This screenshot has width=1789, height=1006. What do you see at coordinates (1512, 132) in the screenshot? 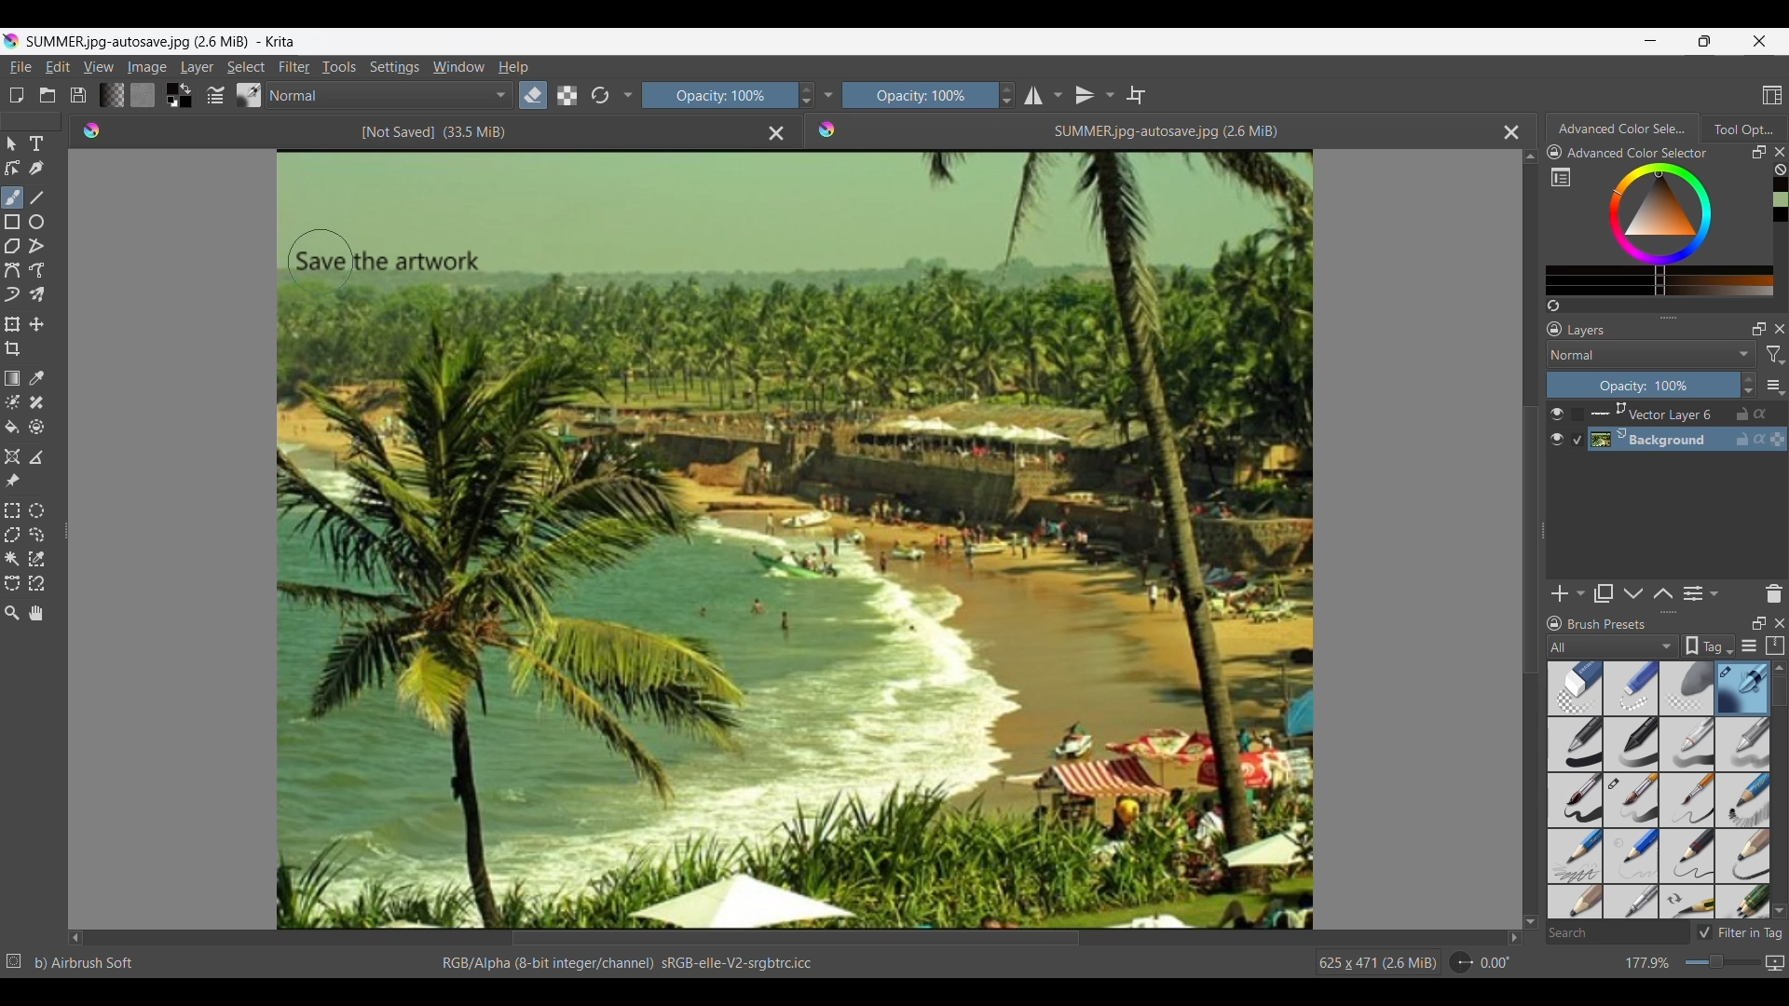
I see `Close current file` at bounding box center [1512, 132].